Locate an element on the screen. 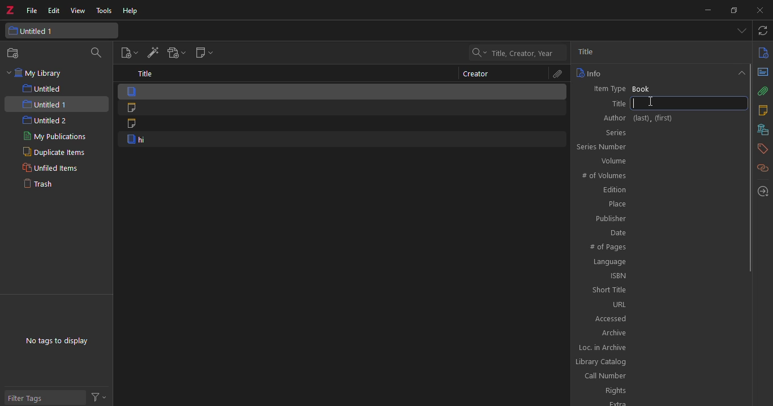 The image size is (773, 406). attach is located at coordinates (763, 91).